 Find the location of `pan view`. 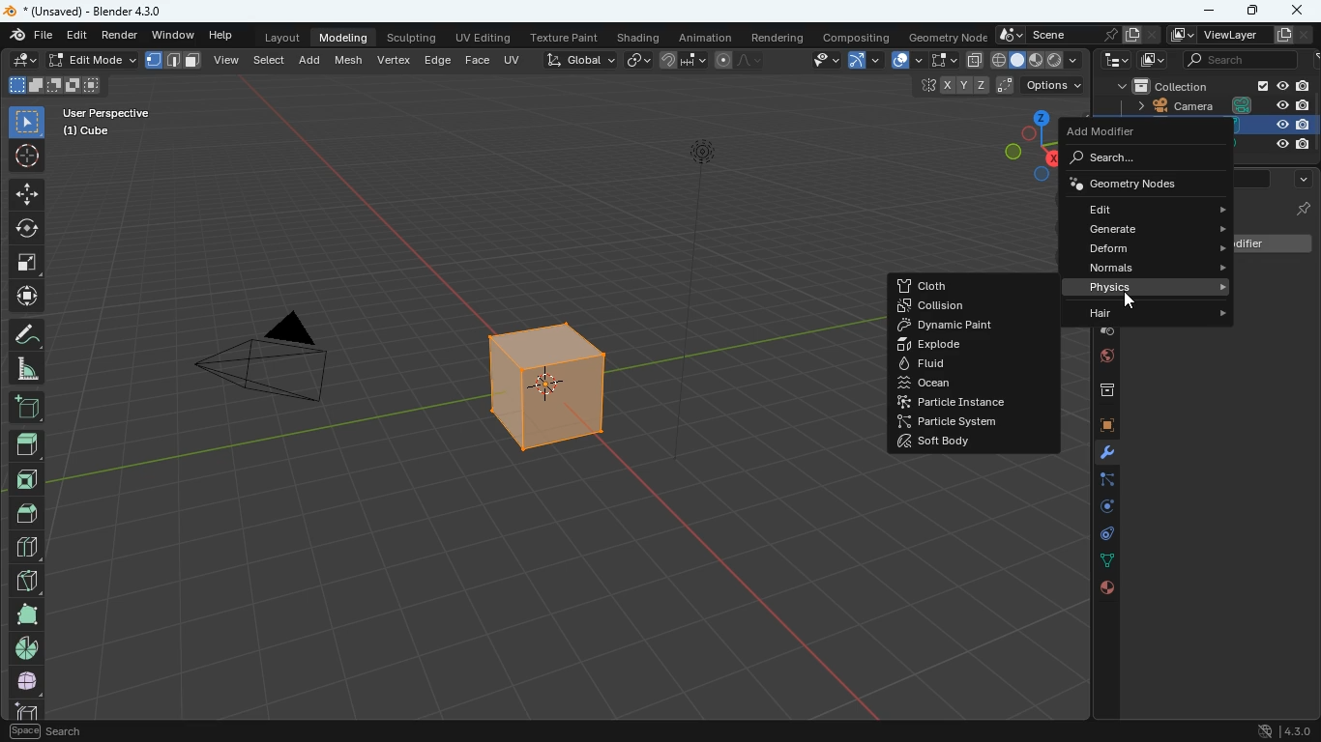

pan view is located at coordinates (37, 730).